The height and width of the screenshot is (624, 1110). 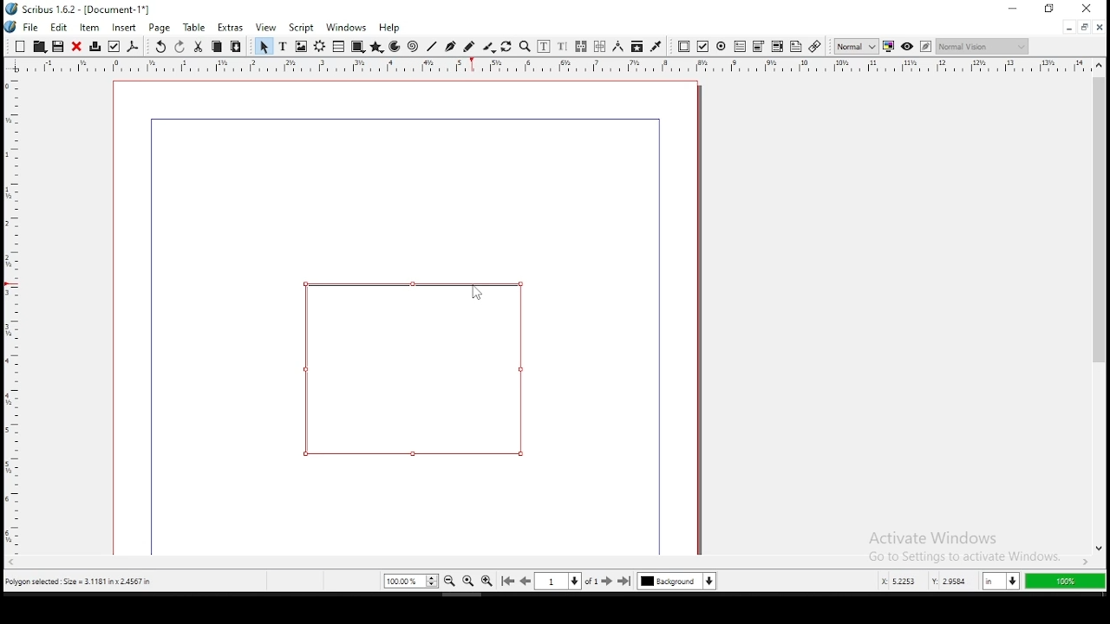 I want to click on restore, so click(x=1085, y=28).